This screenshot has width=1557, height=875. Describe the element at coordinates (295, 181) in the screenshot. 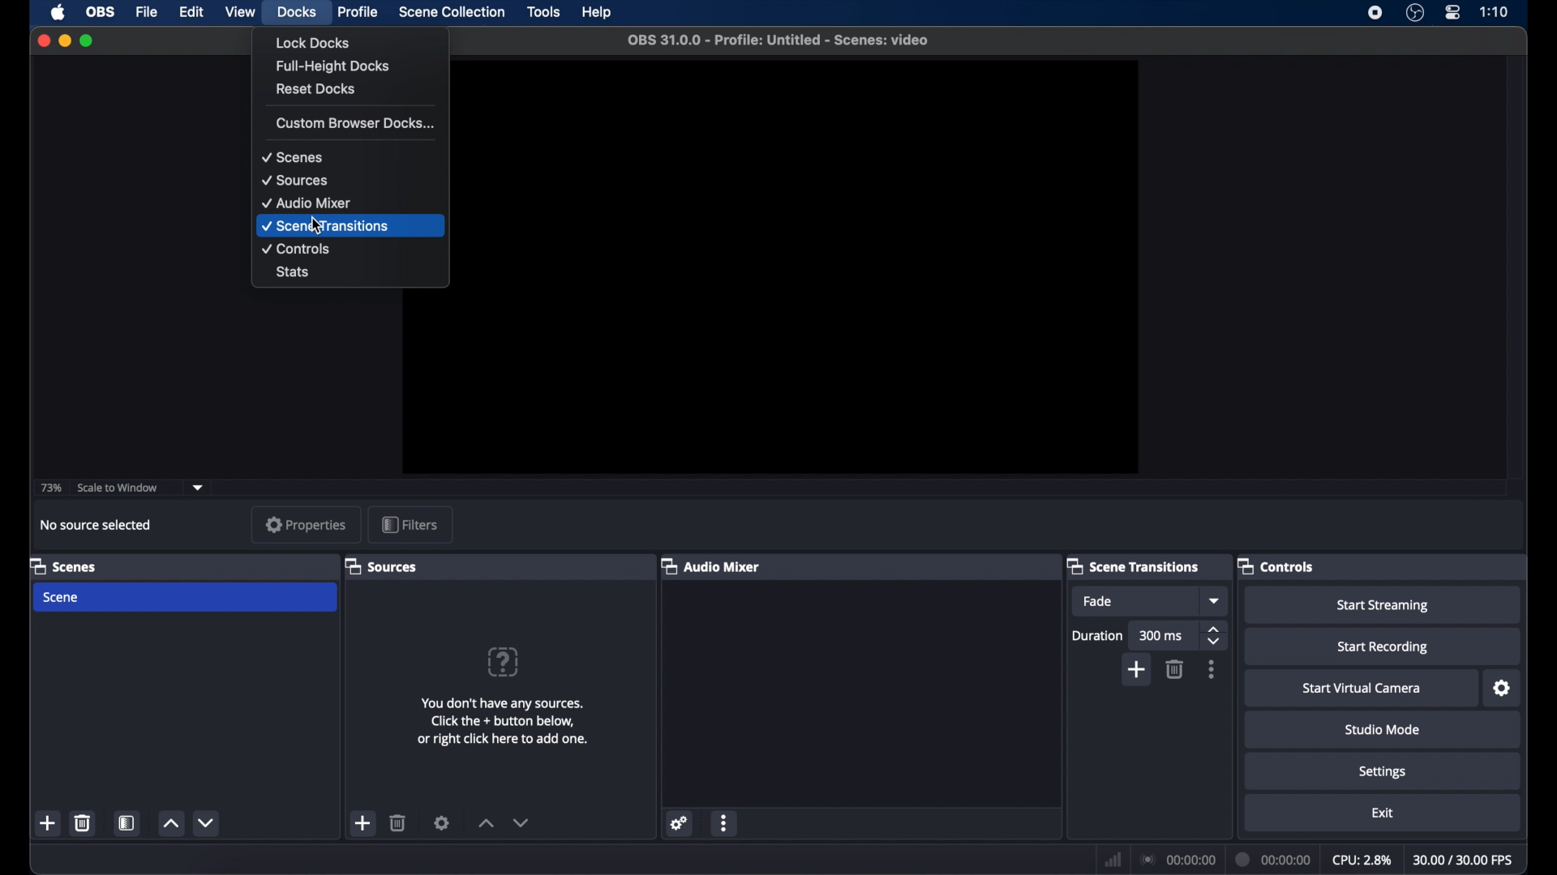

I see `sources` at that location.